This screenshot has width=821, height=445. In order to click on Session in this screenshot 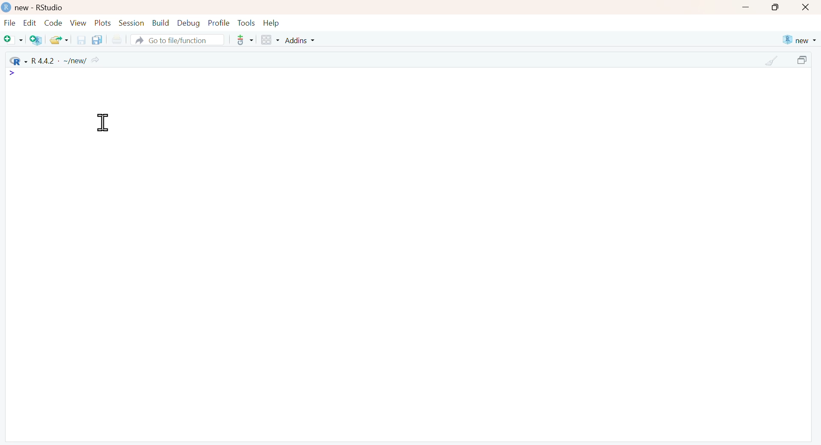, I will do `click(133, 23)`.